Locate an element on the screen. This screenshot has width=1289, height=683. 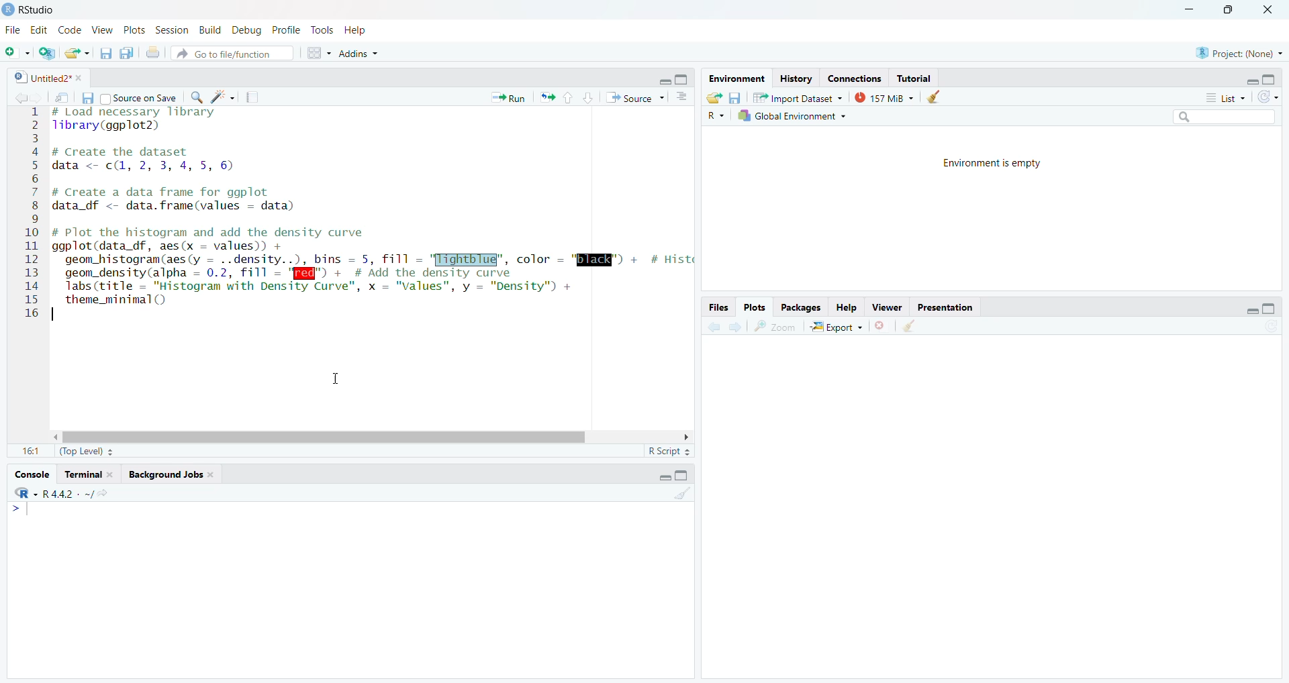
Environment is located at coordinates (736, 78).